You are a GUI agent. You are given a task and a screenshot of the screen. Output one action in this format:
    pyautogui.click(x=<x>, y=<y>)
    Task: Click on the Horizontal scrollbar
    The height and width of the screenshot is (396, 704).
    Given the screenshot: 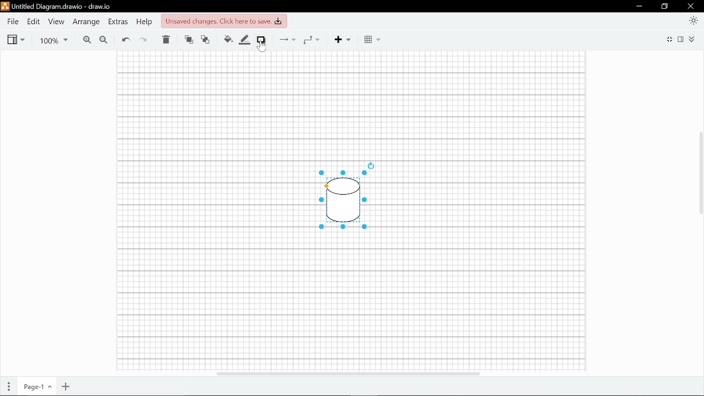 What is the action you would take?
    pyautogui.click(x=348, y=373)
    